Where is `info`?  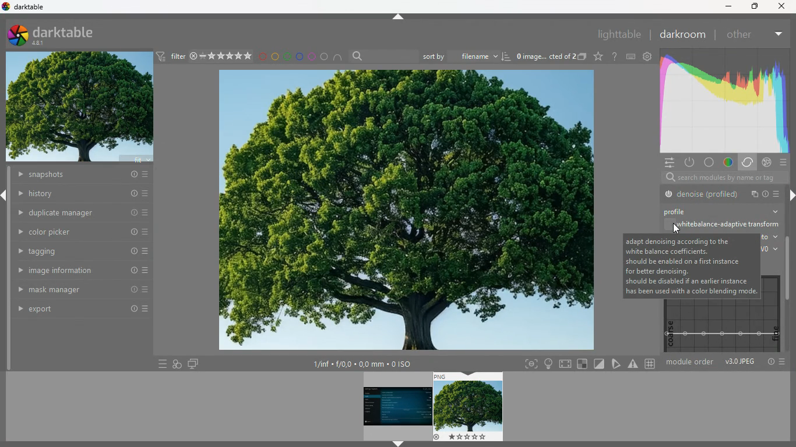
info is located at coordinates (770, 362).